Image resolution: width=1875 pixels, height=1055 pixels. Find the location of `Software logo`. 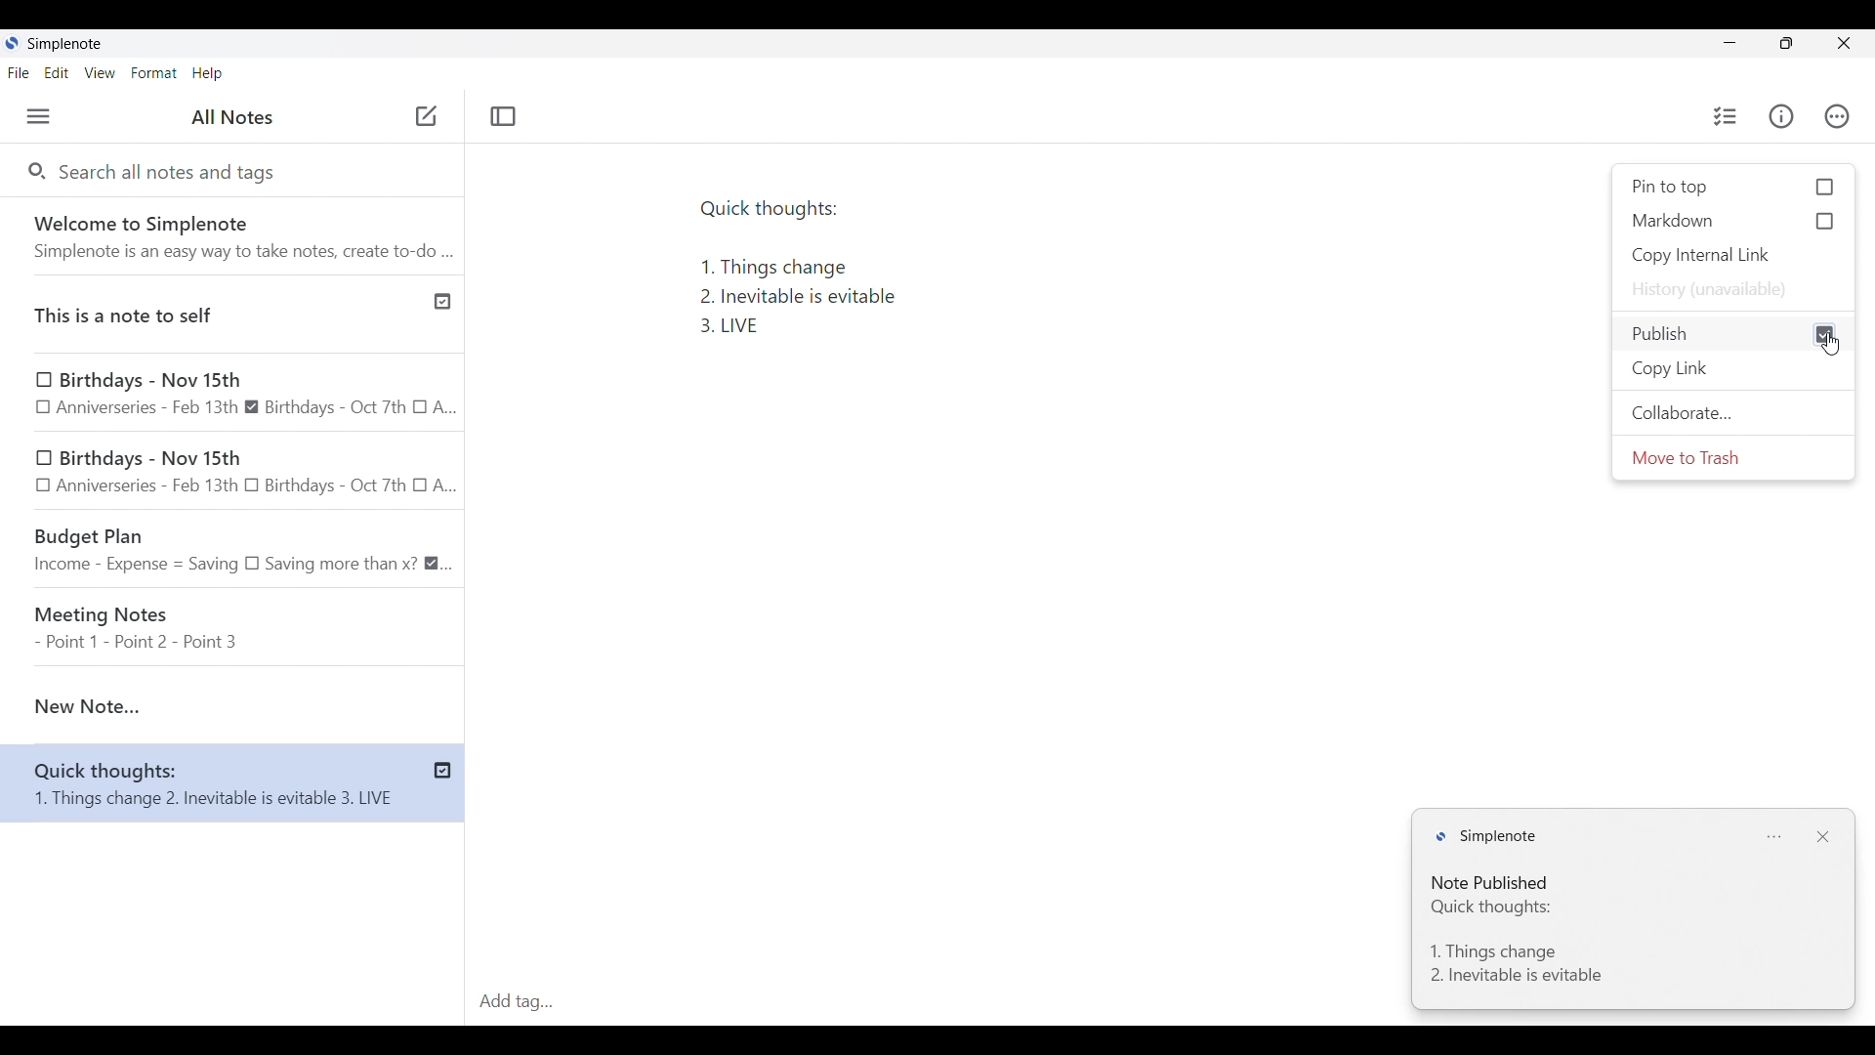

Software logo is located at coordinates (13, 43).